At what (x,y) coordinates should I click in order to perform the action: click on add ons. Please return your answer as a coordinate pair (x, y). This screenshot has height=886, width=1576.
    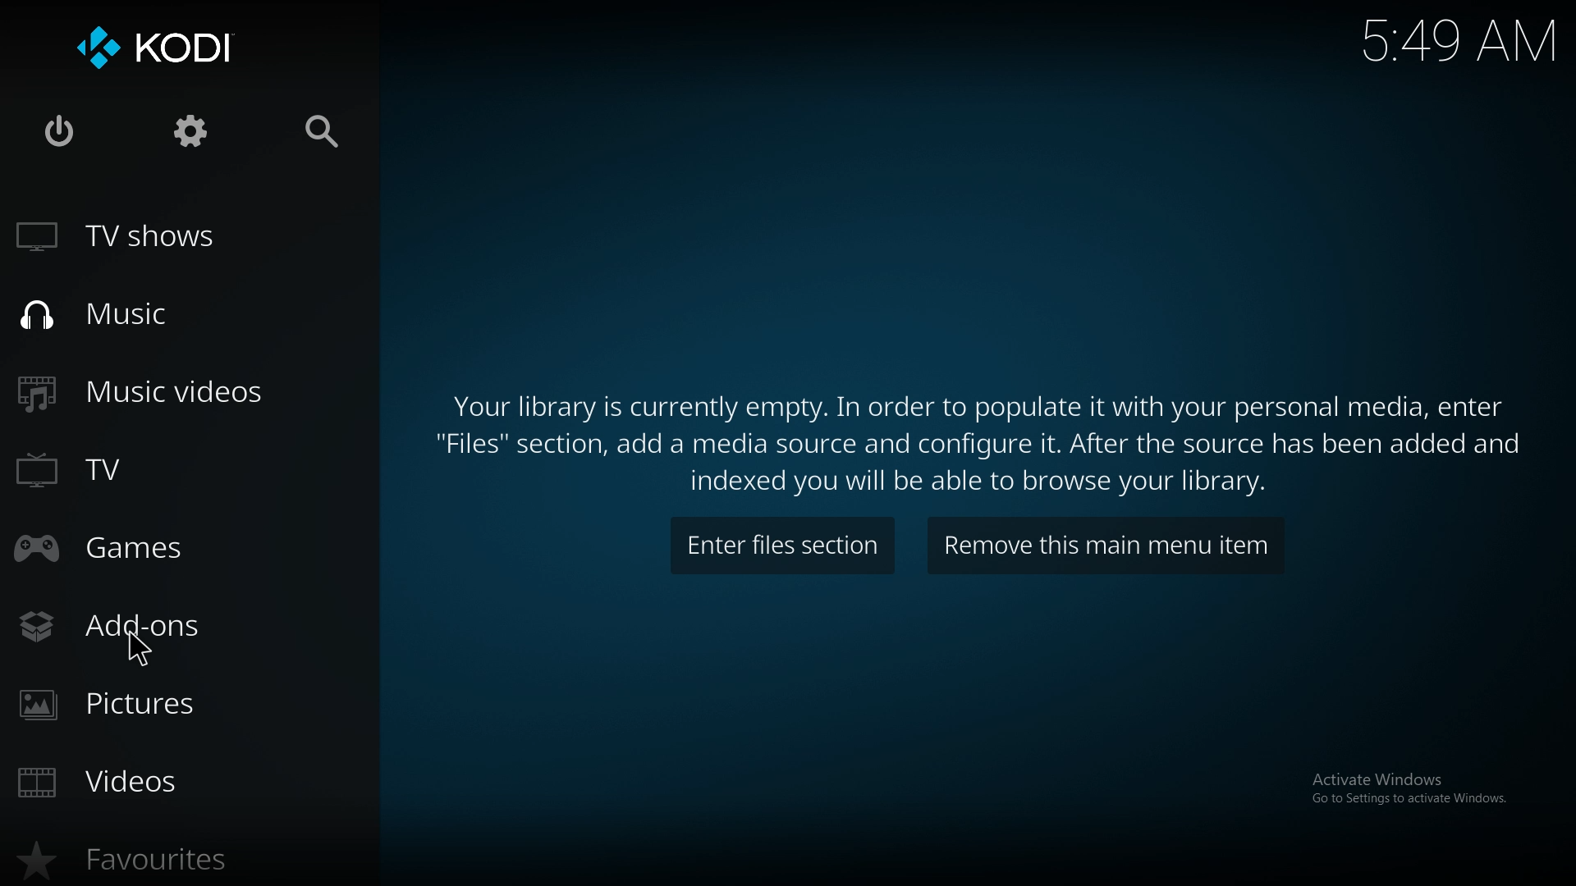
    Looking at the image, I should click on (144, 624).